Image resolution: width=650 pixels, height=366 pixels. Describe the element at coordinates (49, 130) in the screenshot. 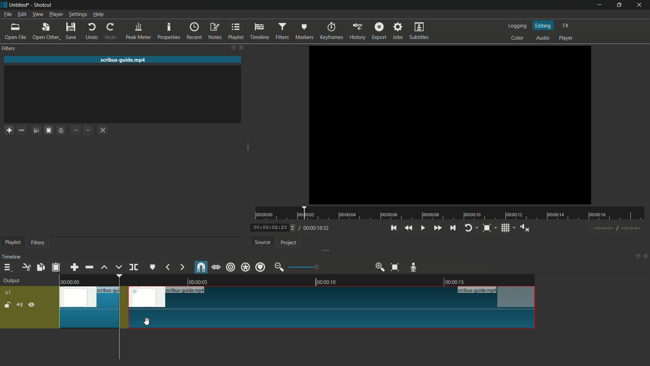

I see `paste filters` at that location.